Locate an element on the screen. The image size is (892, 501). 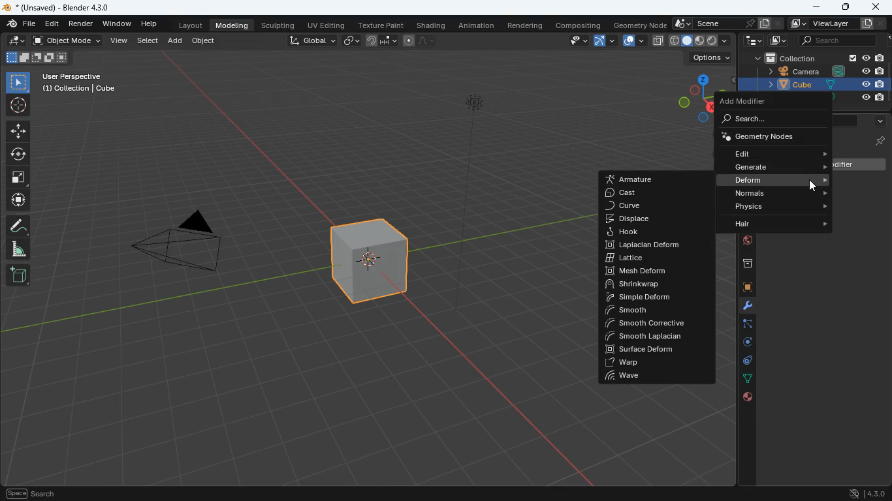
lattice is located at coordinates (654, 258).